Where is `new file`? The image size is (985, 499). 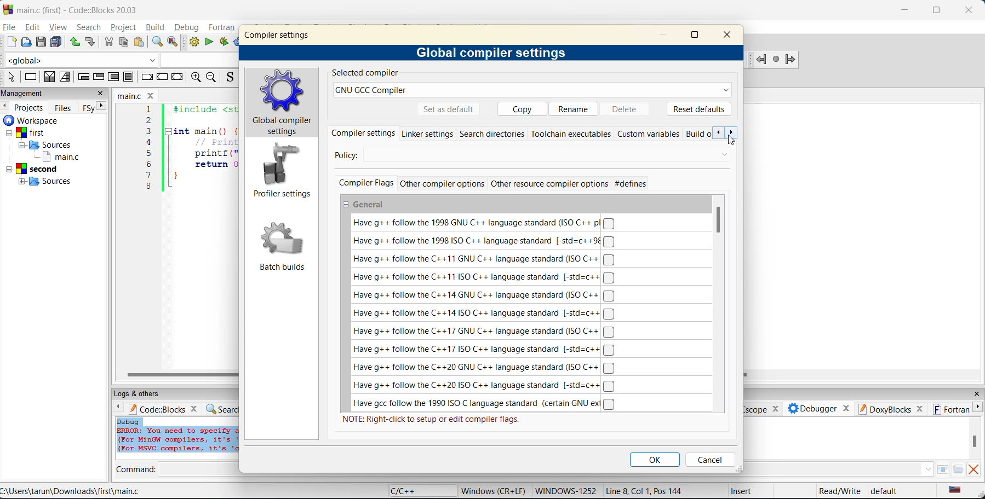
new file is located at coordinates (13, 43).